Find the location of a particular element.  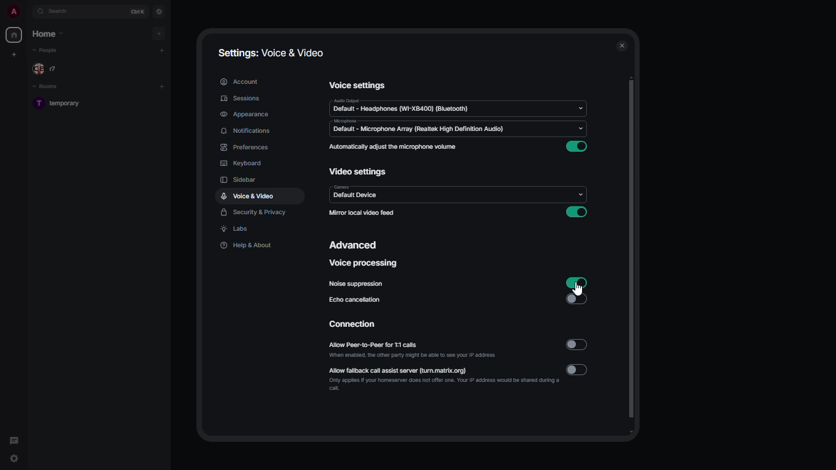

settings: voice & video is located at coordinates (274, 53).